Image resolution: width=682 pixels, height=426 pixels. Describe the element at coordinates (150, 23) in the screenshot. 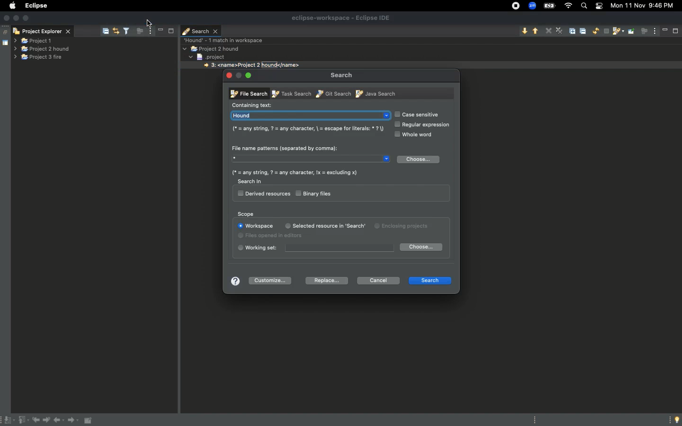

I see `cursor` at that location.